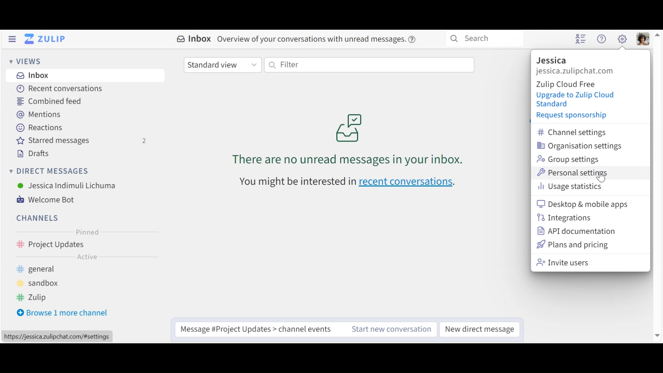 This screenshot has width=663, height=373. I want to click on Drafts, so click(31, 154).